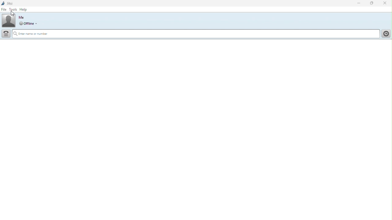  What do you see at coordinates (360, 4) in the screenshot?
I see `Minimise` at bounding box center [360, 4].